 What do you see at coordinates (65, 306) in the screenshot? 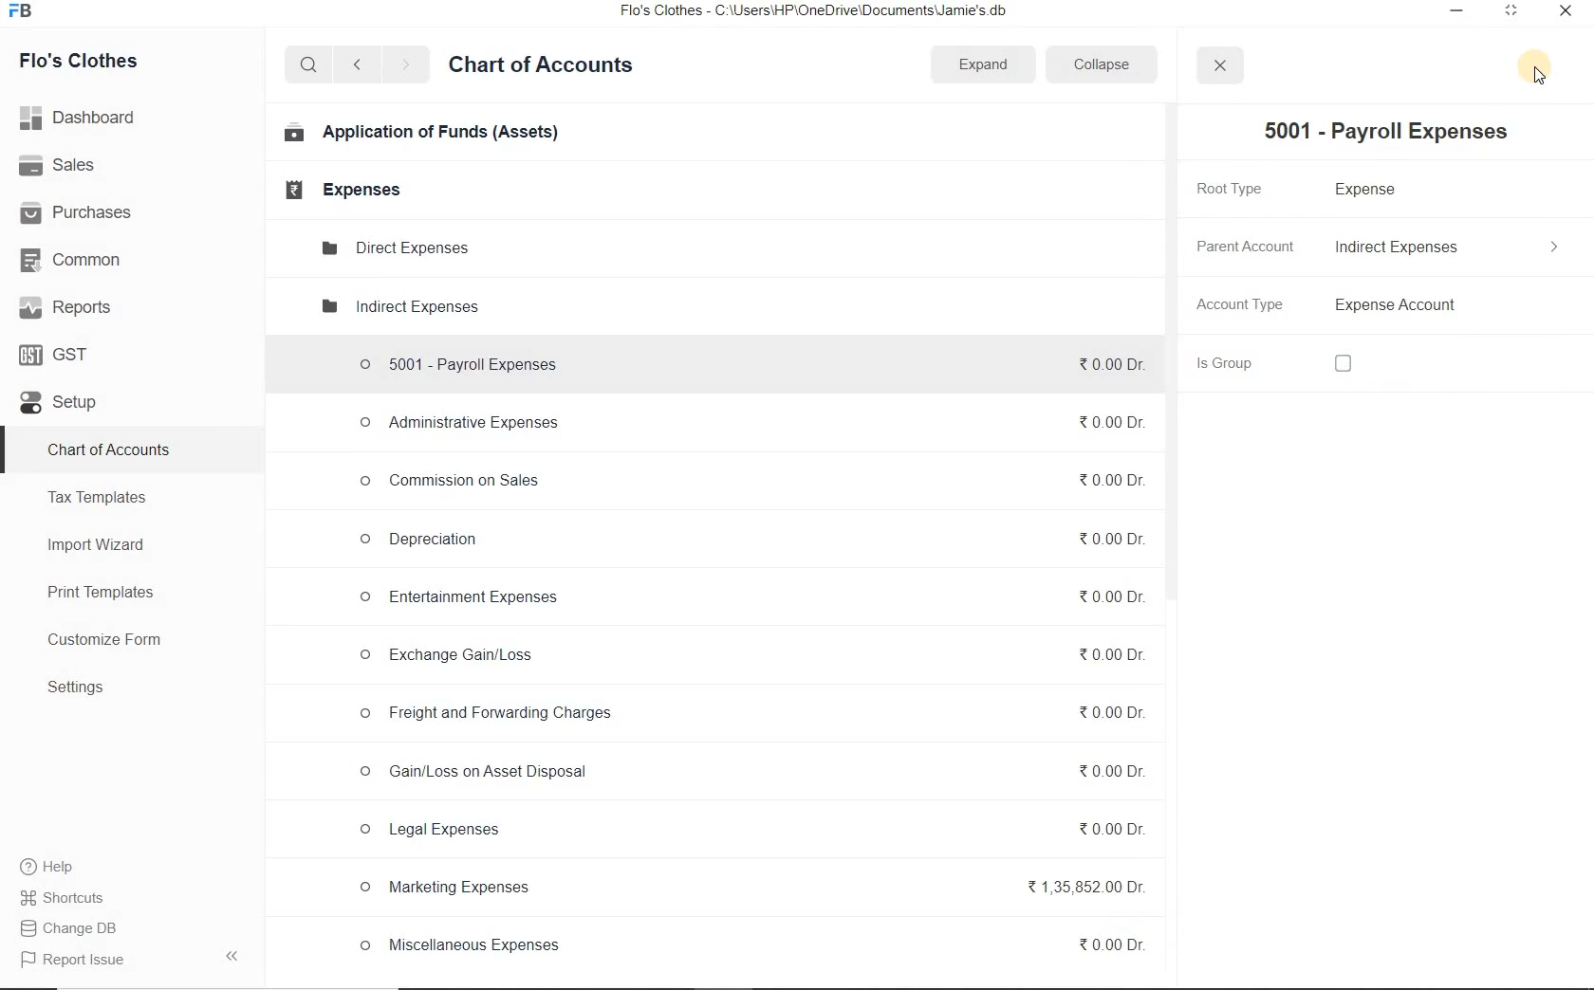
I see `Reports` at bounding box center [65, 306].